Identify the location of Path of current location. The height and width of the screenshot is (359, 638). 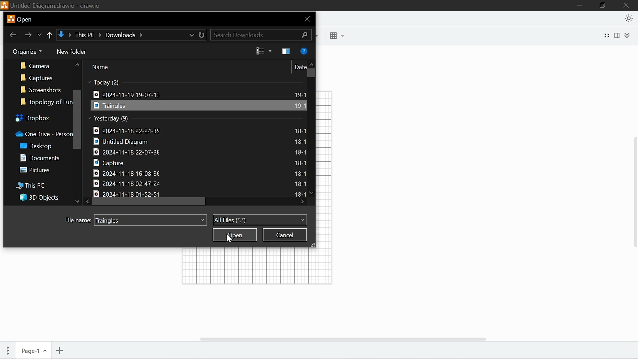
(121, 35).